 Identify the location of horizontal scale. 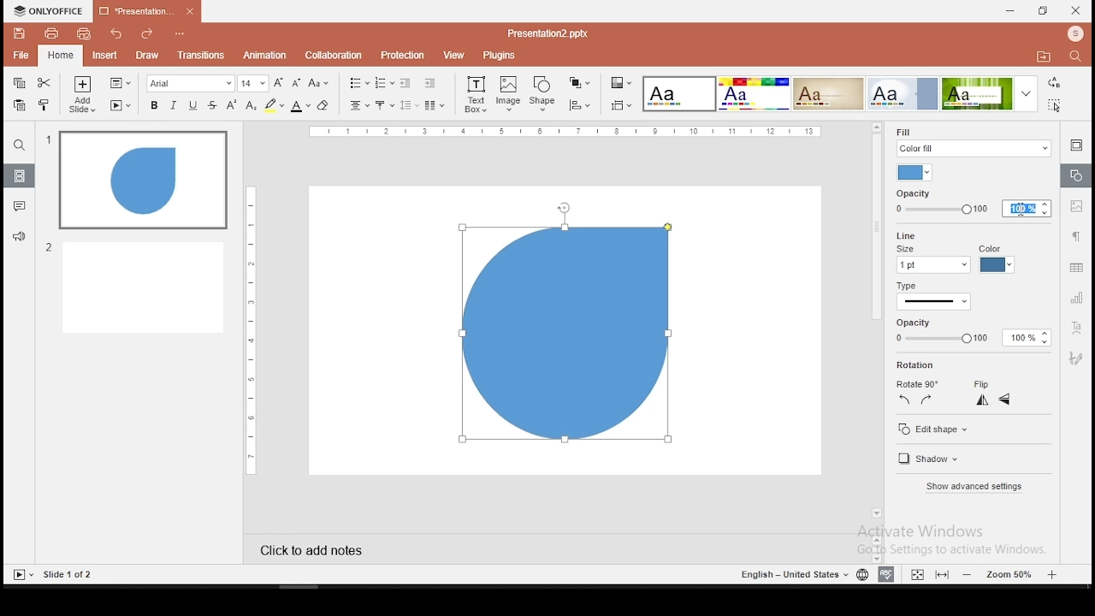
(568, 131).